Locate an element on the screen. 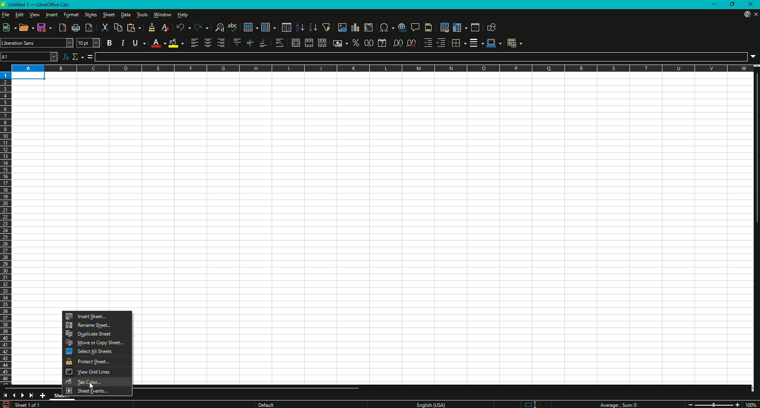  Insert Comments is located at coordinates (415, 27).